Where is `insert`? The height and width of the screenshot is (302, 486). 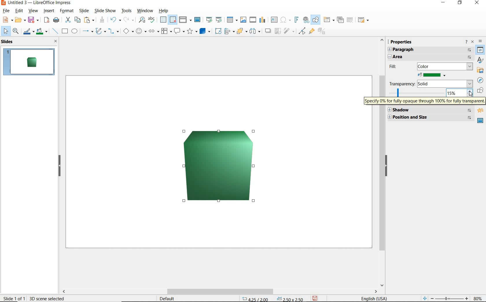
insert is located at coordinates (49, 11).